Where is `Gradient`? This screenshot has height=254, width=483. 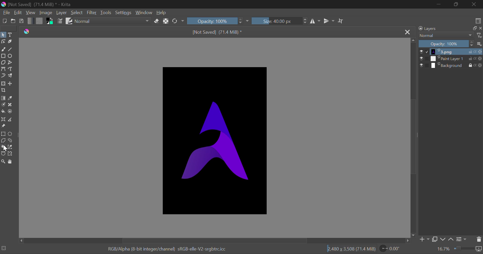
Gradient is located at coordinates (30, 21).